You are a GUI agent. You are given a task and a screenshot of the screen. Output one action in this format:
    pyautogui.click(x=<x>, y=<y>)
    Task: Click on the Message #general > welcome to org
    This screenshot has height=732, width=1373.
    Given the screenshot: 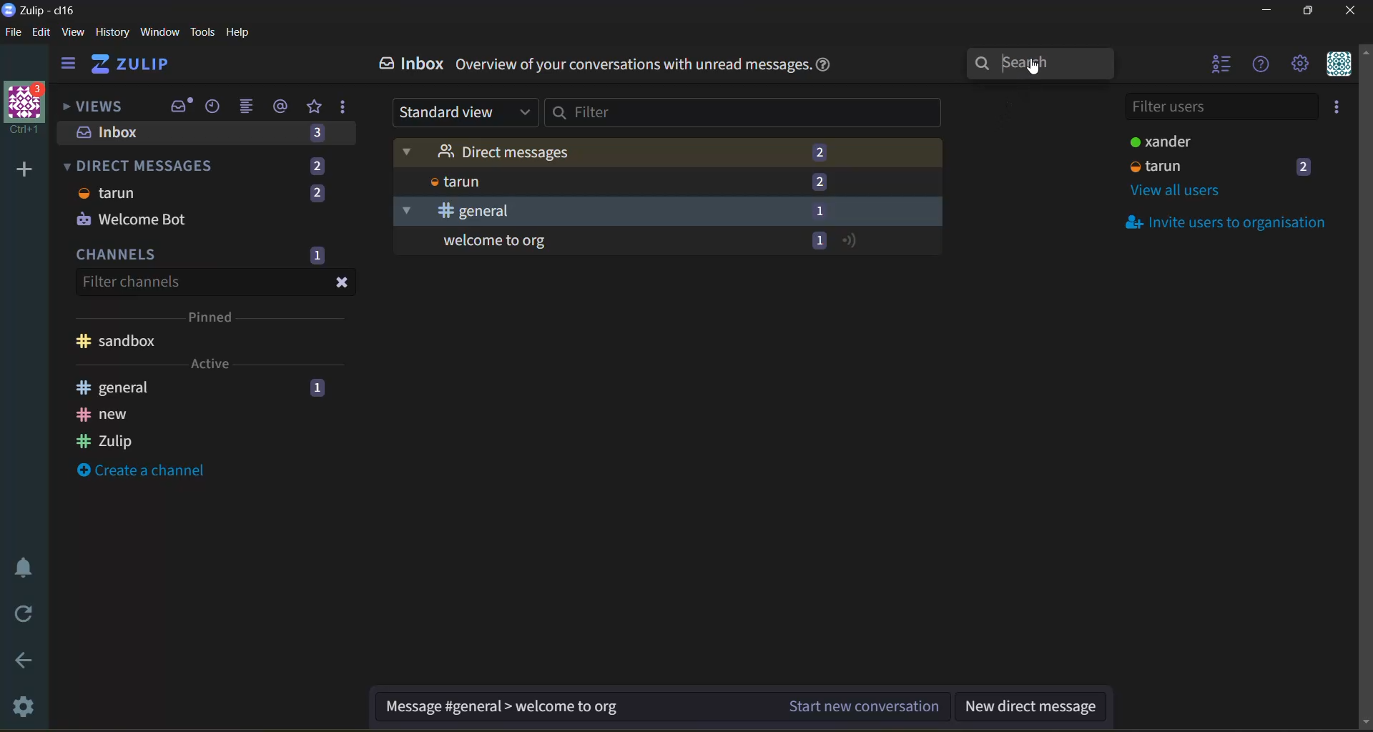 What is the action you would take?
    pyautogui.click(x=501, y=708)
    